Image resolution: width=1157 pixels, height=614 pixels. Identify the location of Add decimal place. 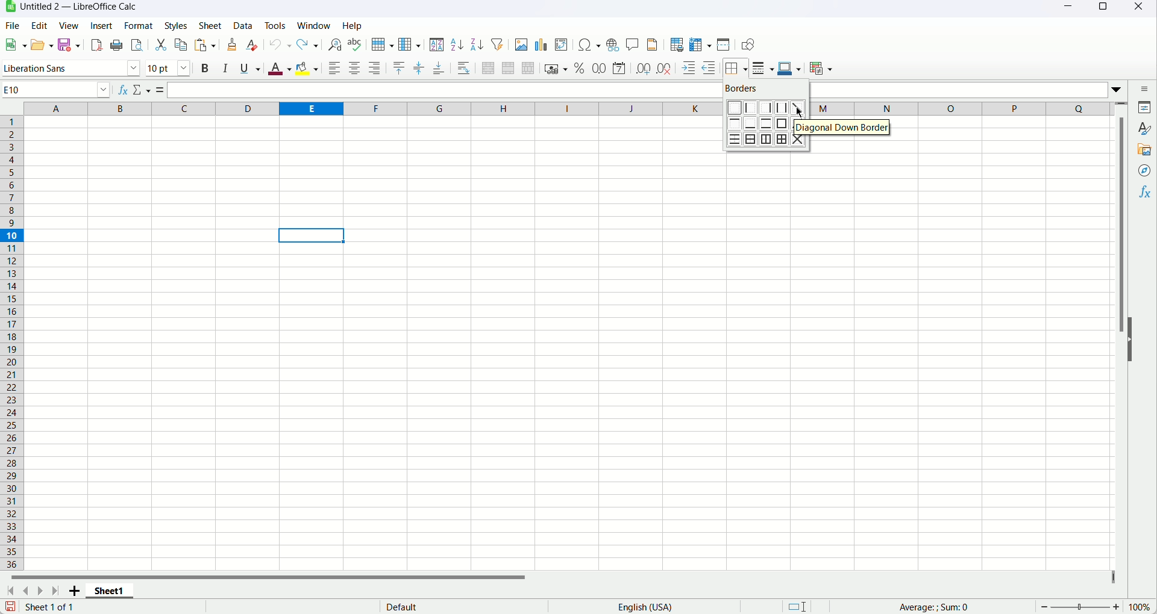
(642, 67).